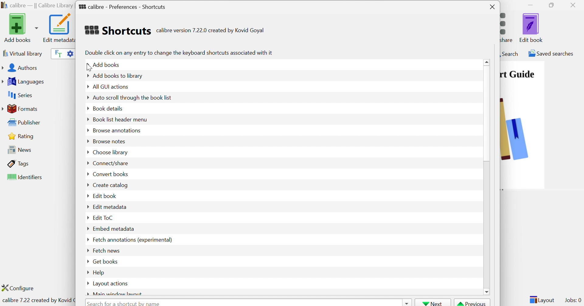  Describe the element at coordinates (178, 53) in the screenshot. I see `Double click on any entry to change the keyboard shortcuts associated with it` at that location.